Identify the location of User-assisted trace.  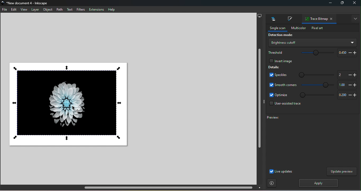
(284, 105).